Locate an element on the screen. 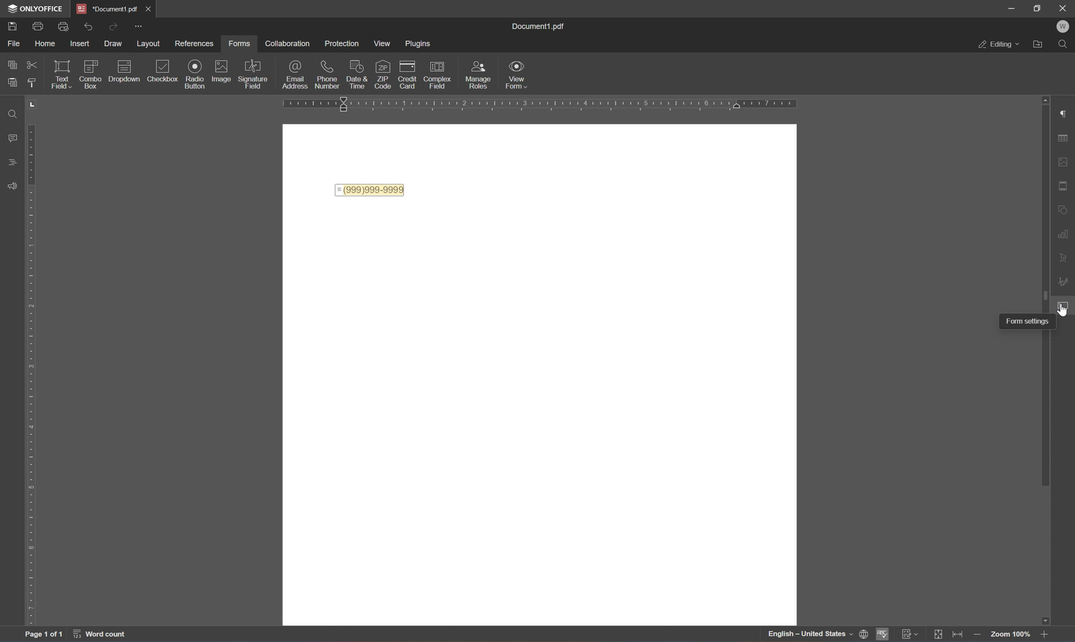 The width and height of the screenshot is (1075, 642). signature settings is located at coordinates (1064, 282).